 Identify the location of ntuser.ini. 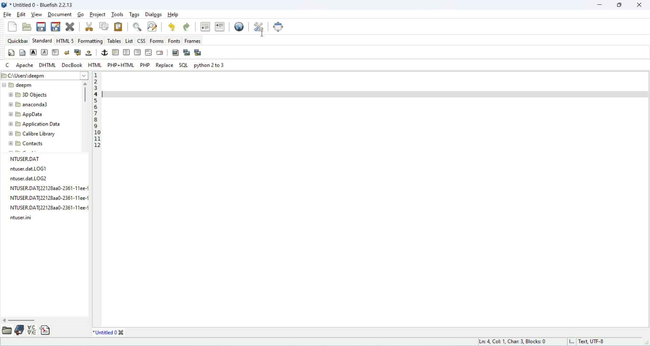
(22, 218).